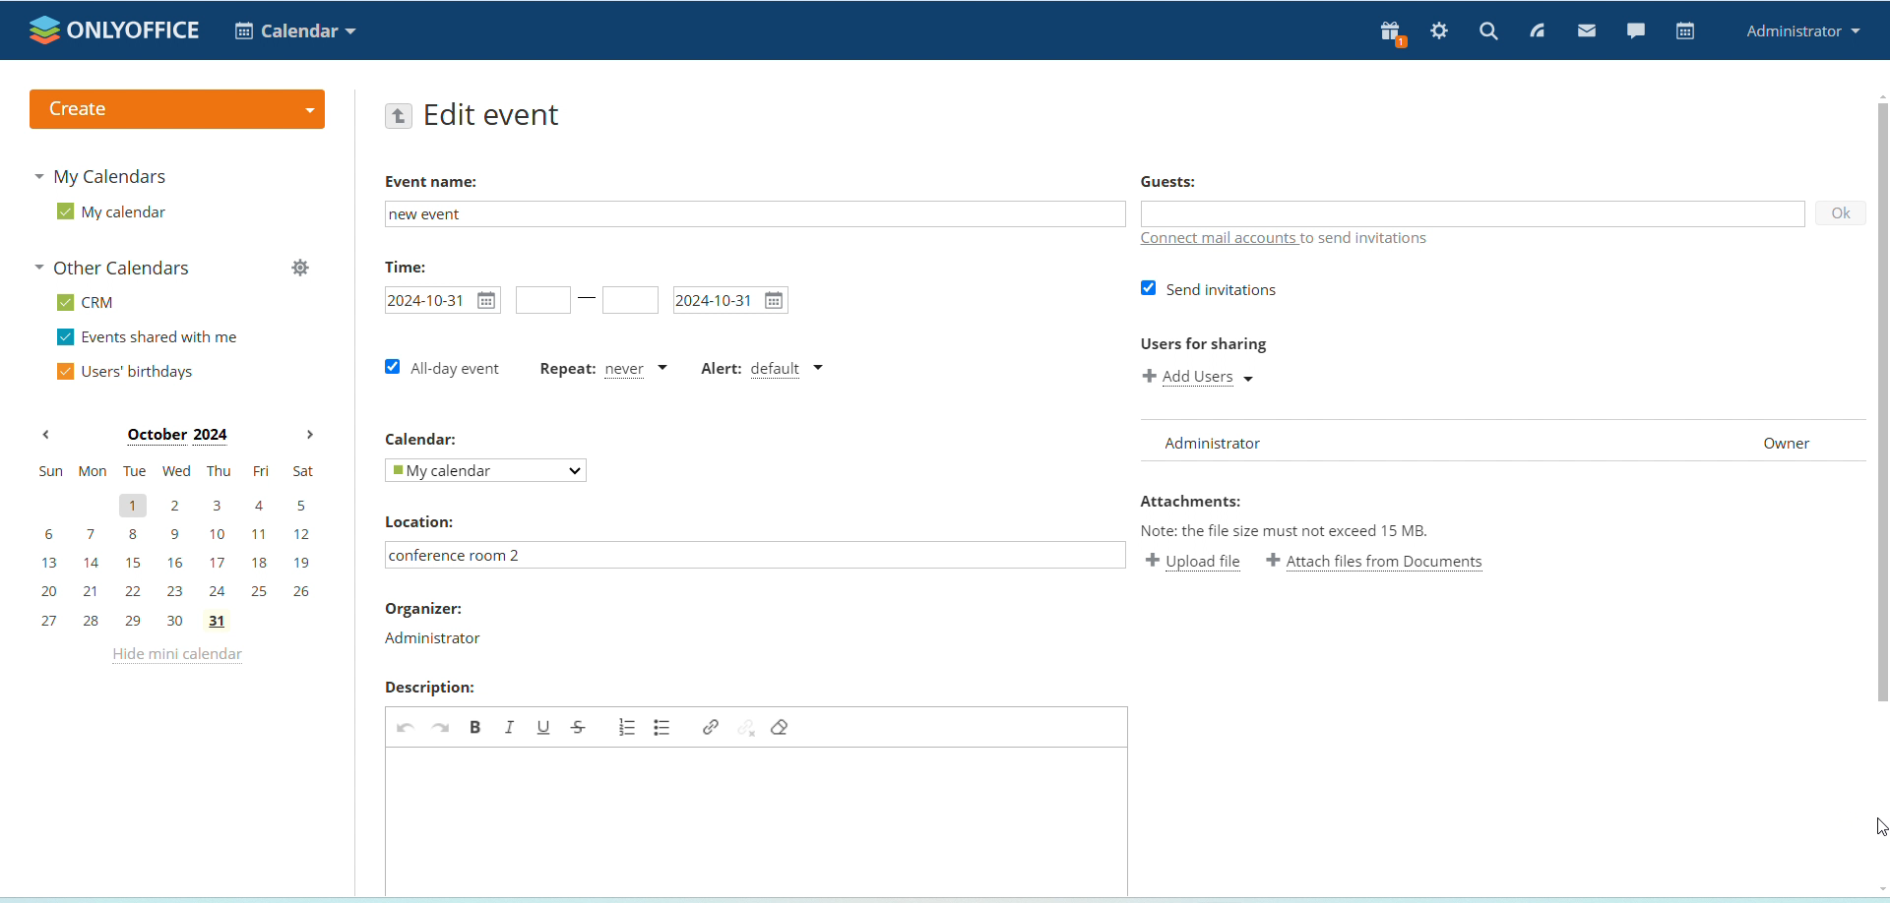 The image size is (1890, 903). Describe the element at coordinates (299, 271) in the screenshot. I see `manage` at that location.